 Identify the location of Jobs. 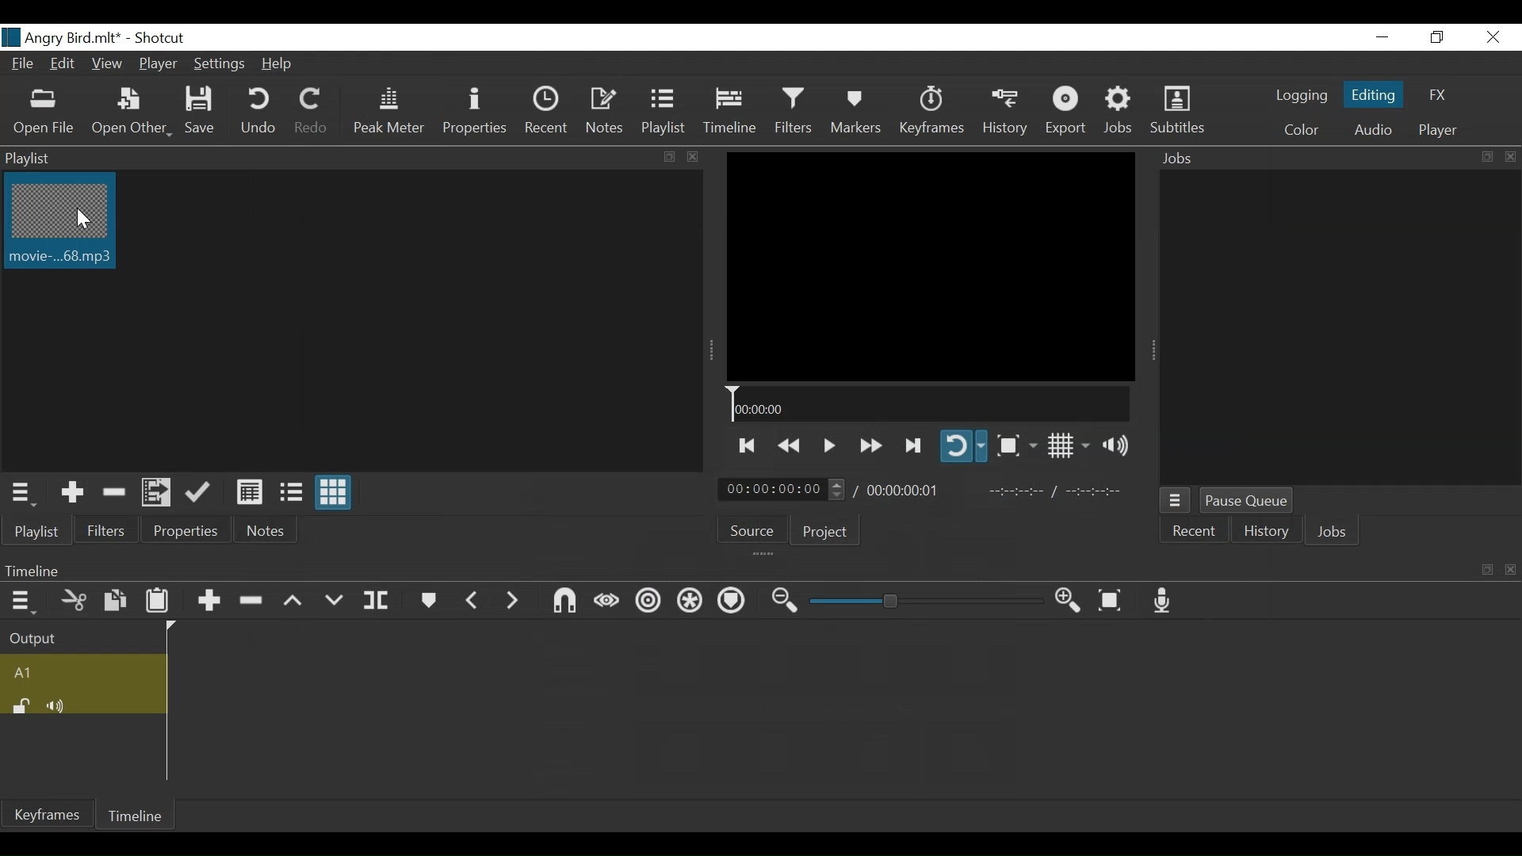
(1311, 159).